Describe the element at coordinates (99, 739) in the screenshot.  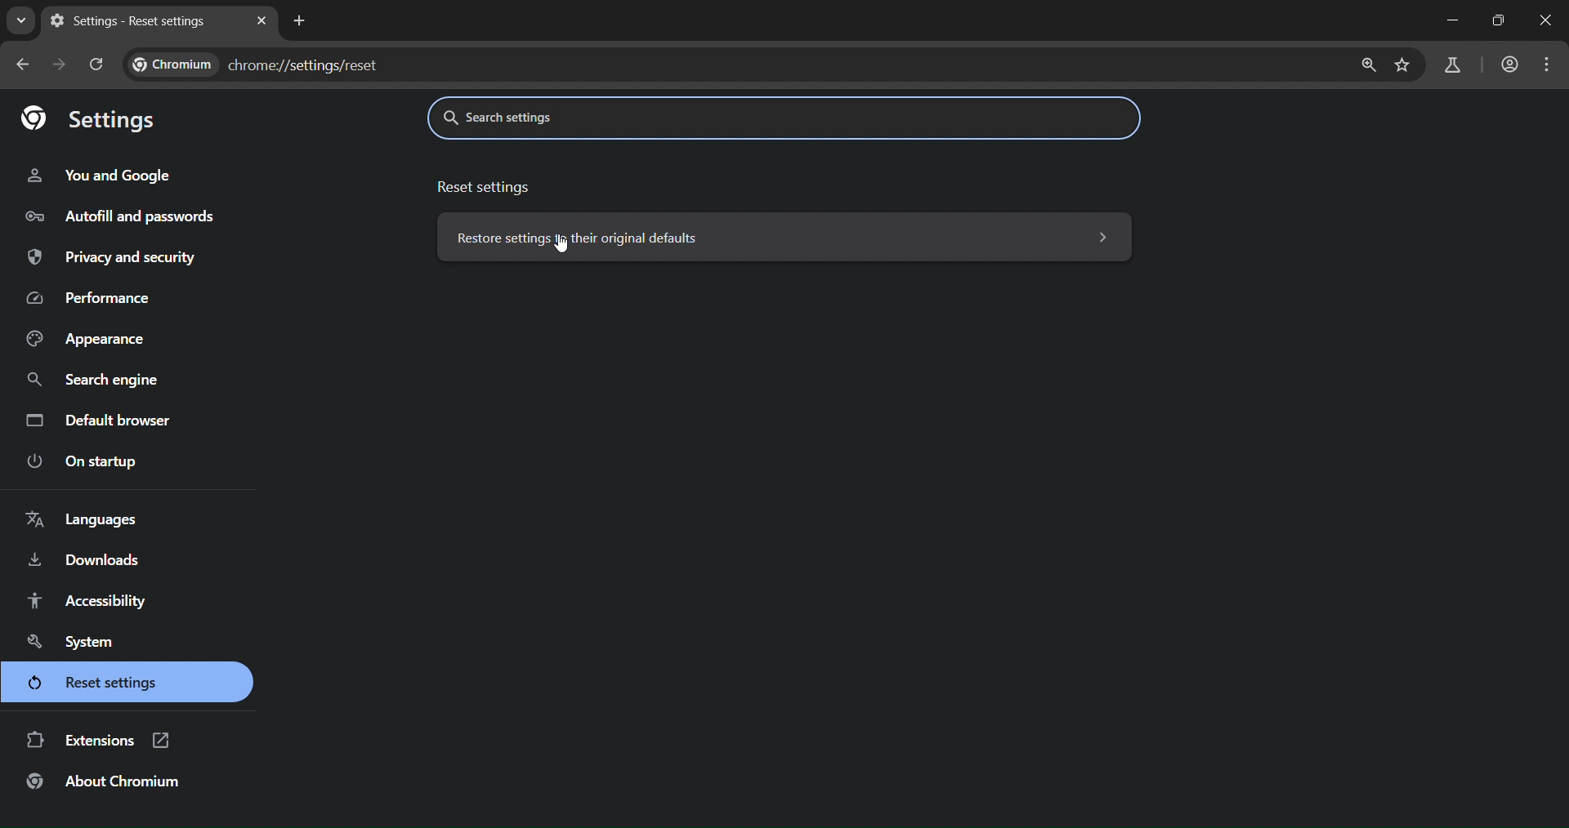
I see `extensions` at that location.